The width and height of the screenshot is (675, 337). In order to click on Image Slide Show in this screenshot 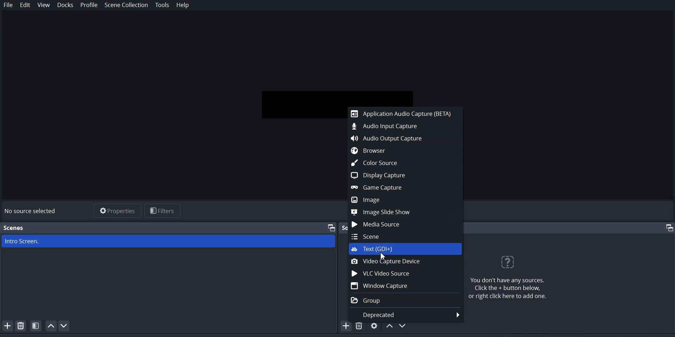, I will do `click(403, 212)`.